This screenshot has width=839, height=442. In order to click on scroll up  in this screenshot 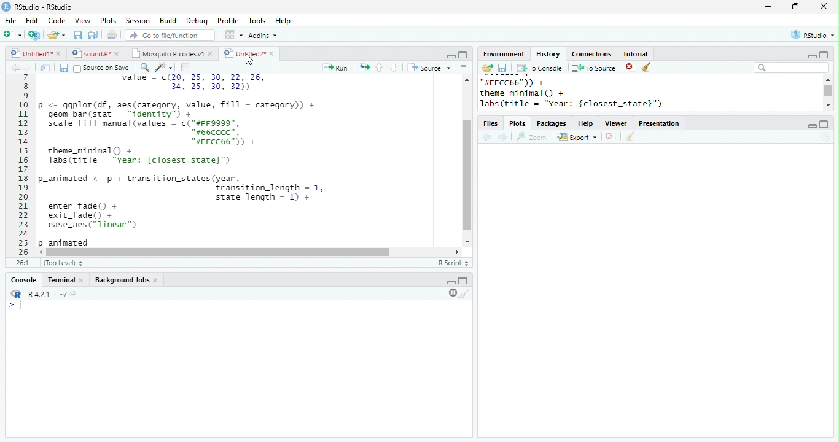, I will do `click(467, 79)`.